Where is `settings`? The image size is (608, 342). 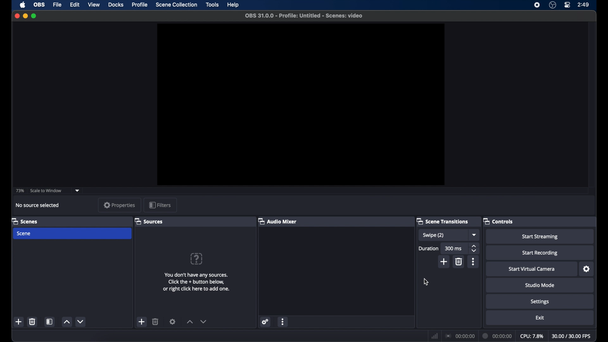
settings is located at coordinates (540, 302).